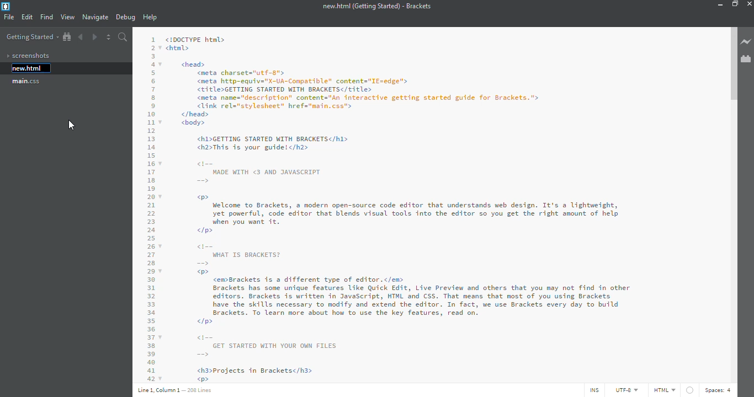  I want to click on scroll bar, so click(732, 66).